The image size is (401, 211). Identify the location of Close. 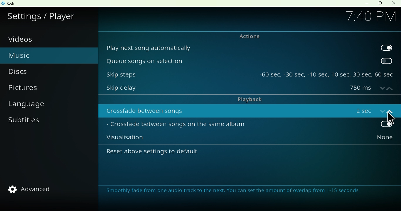
(393, 4).